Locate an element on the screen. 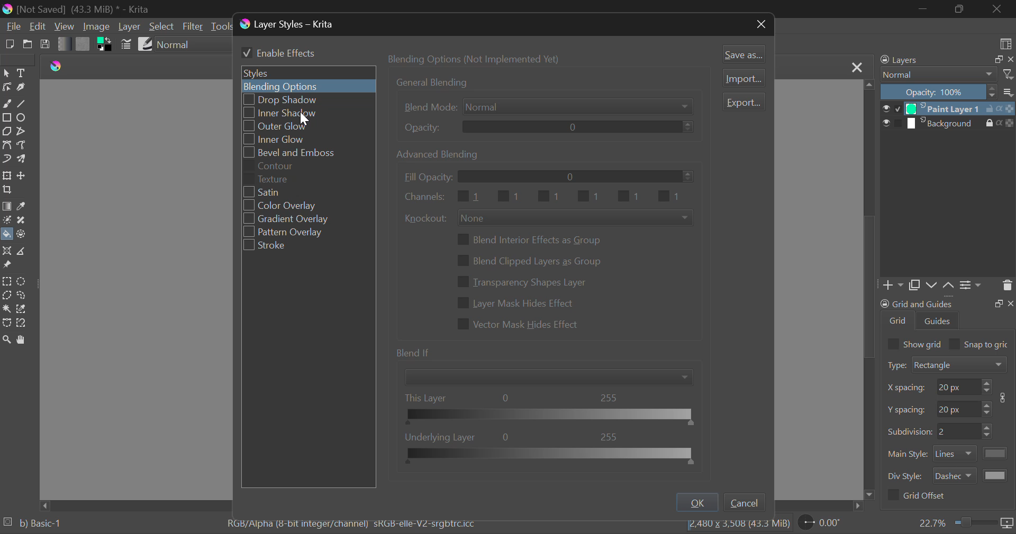 This screenshot has width=1016, height=534. Copy Layers is located at coordinates (915, 286).